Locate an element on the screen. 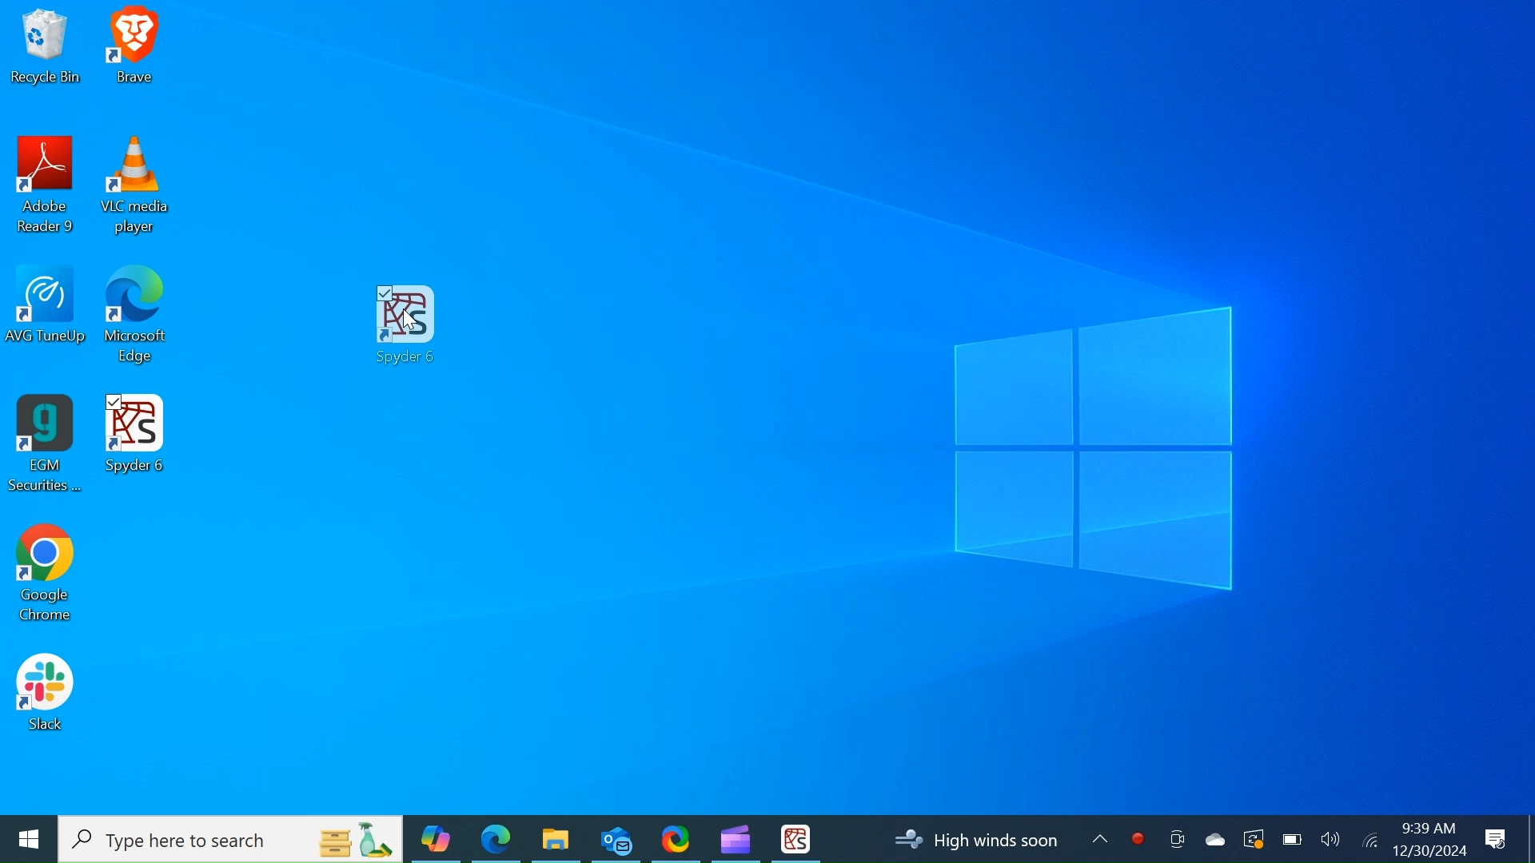 This screenshot has width=1535, height=863. Microsoft Edge Desktop Icon is located at coordinates (138, 321).